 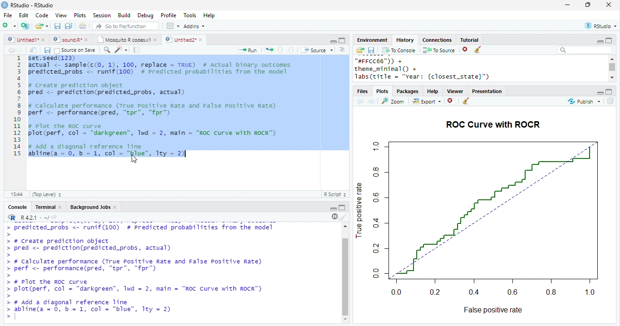 What do you see at coordinates (103, 245) in the screenshot?
I see `>> # Create prediction object> pred <- prediction(predicted_probs, actual)>` at bounding box center [103, 245].